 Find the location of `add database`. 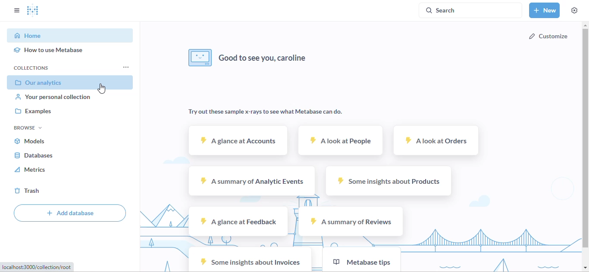

add database is located at coordinates (70, 213).